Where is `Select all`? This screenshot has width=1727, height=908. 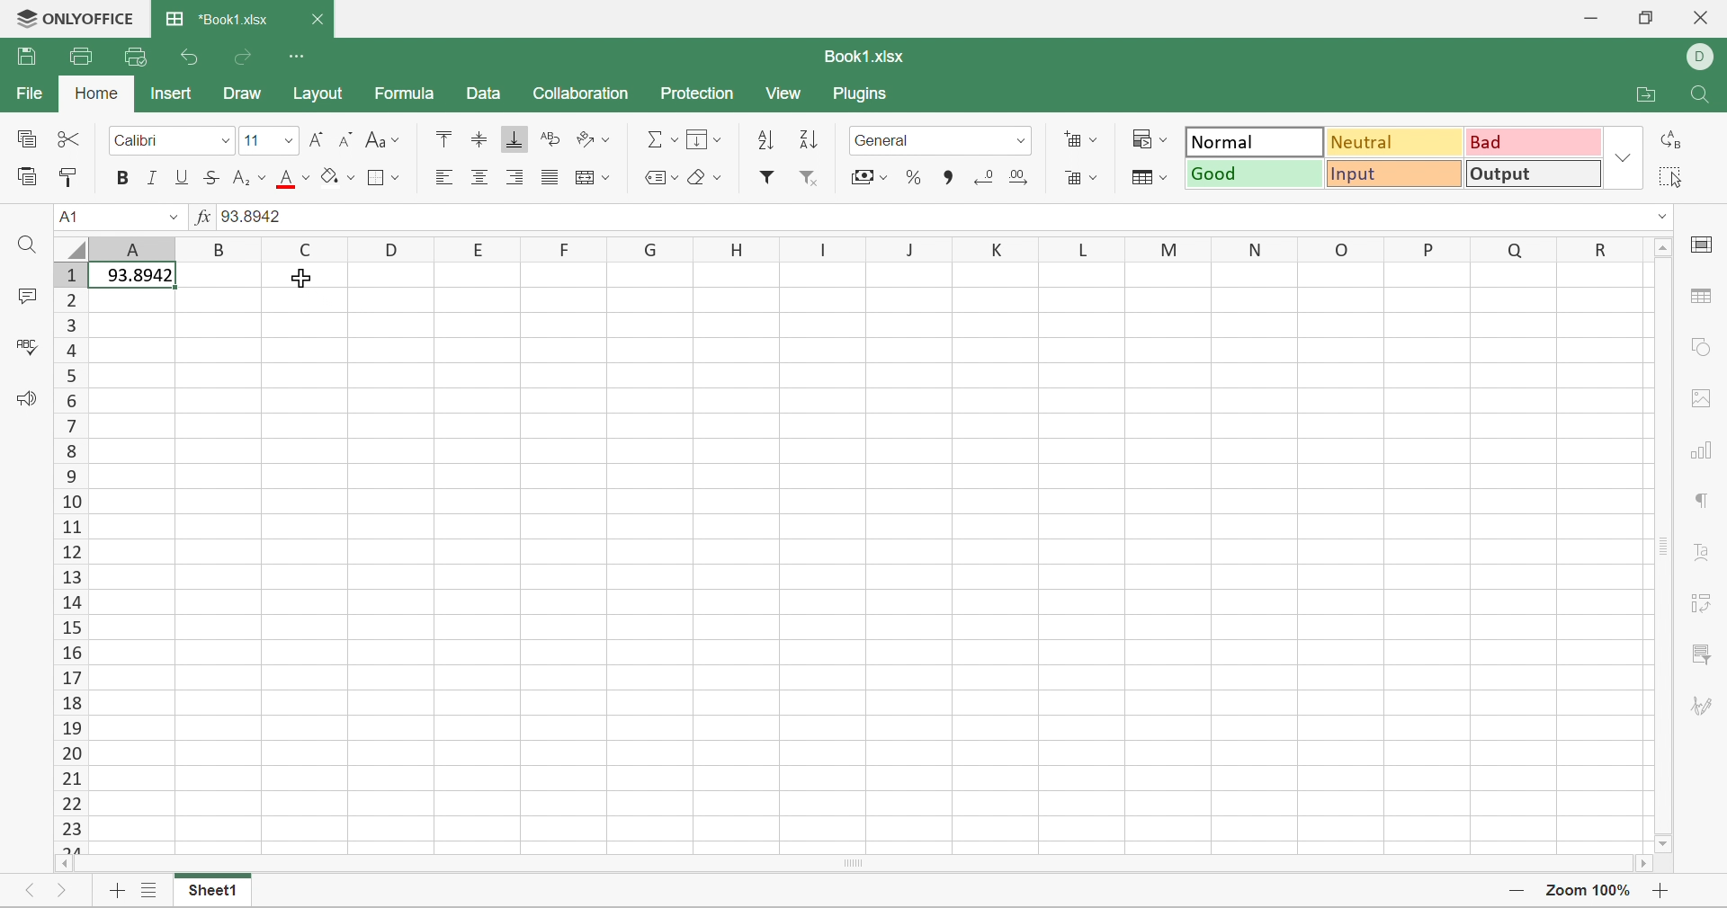
Select all is located at coordinates (1670, 176).